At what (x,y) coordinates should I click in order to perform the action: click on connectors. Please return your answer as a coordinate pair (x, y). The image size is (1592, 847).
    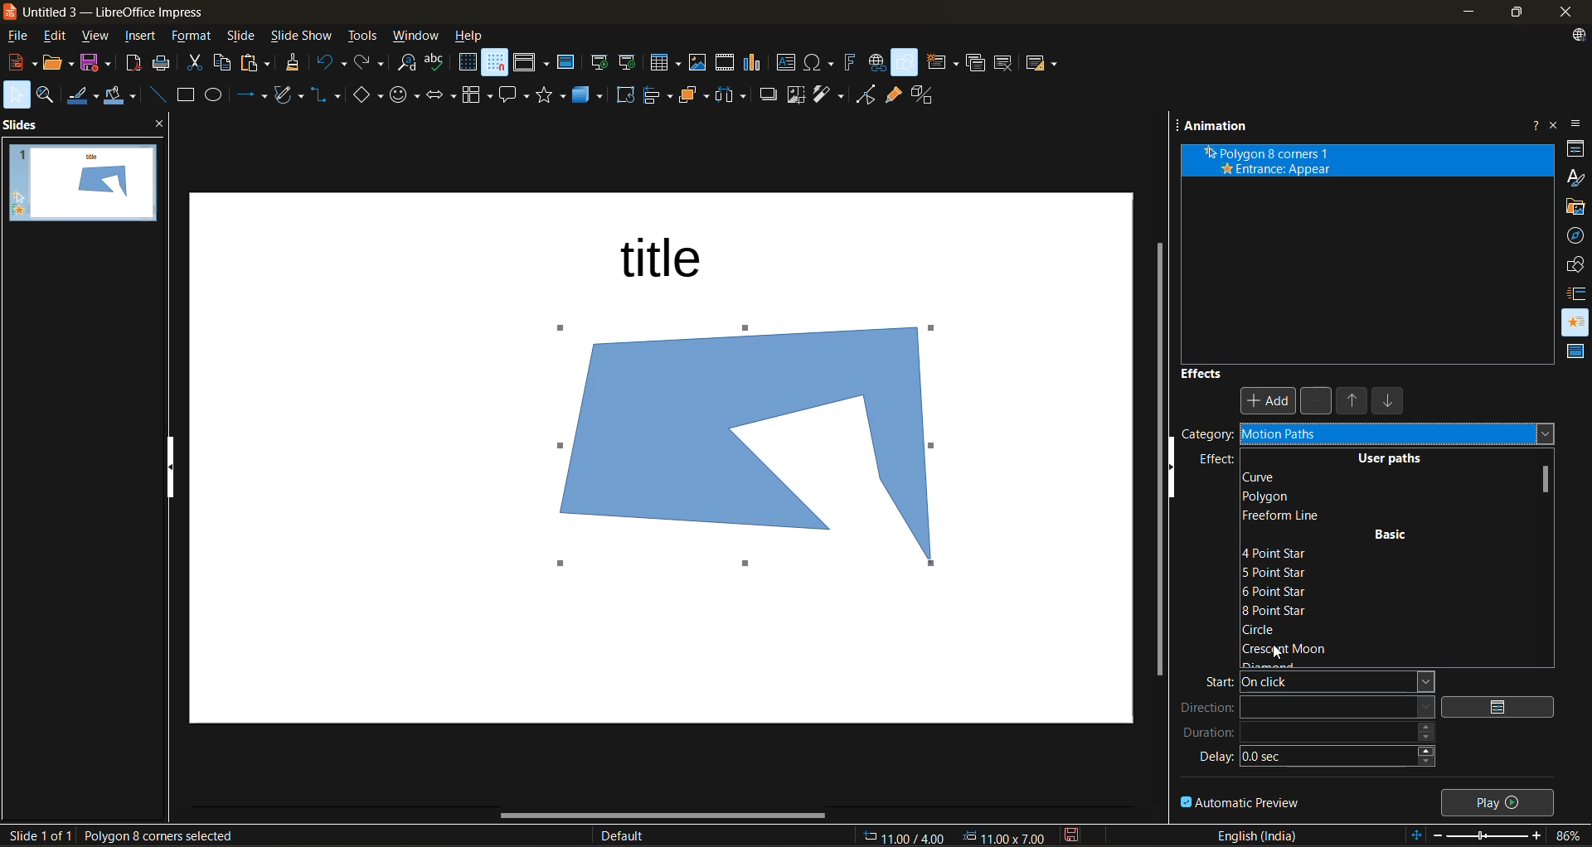
    Looking at the image, I should click on (328, 95).